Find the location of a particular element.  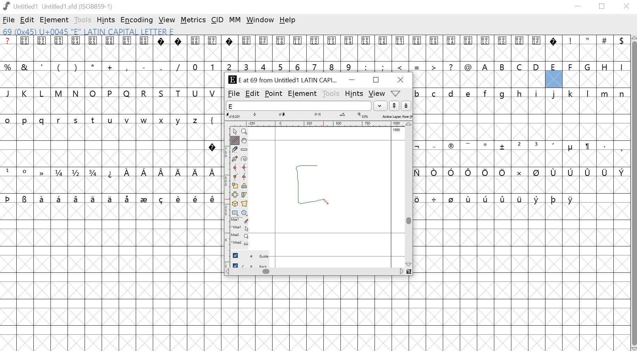

uppercase alphabets is located at coordinates (553, 66).